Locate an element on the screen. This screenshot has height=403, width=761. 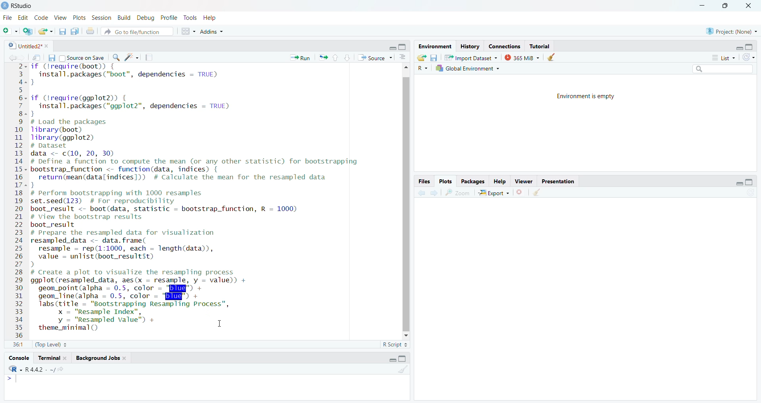
 Go to file/function is located at coordinates (138, 31).